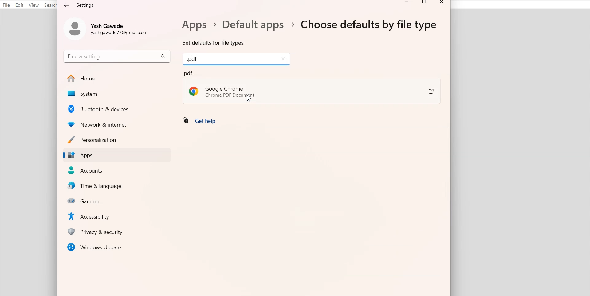 The image size is (590, 296). What do you see at coordinates (116, 139) in the screenshot?
I see `Personalization` at bounding box center [116, 139].